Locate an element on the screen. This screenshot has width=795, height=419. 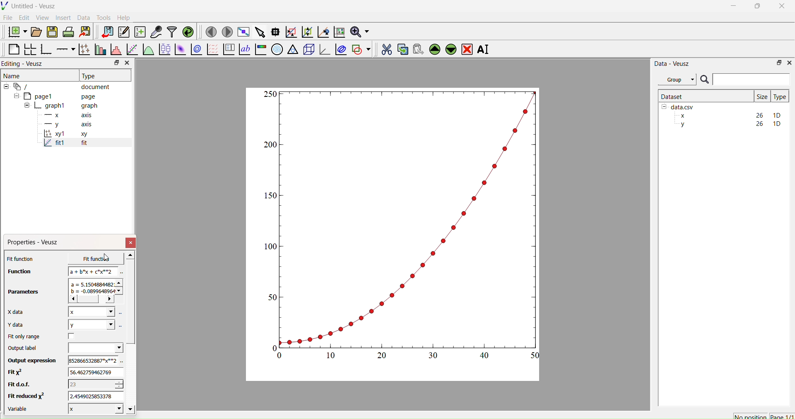
Help is located at coordinates (123, 17).